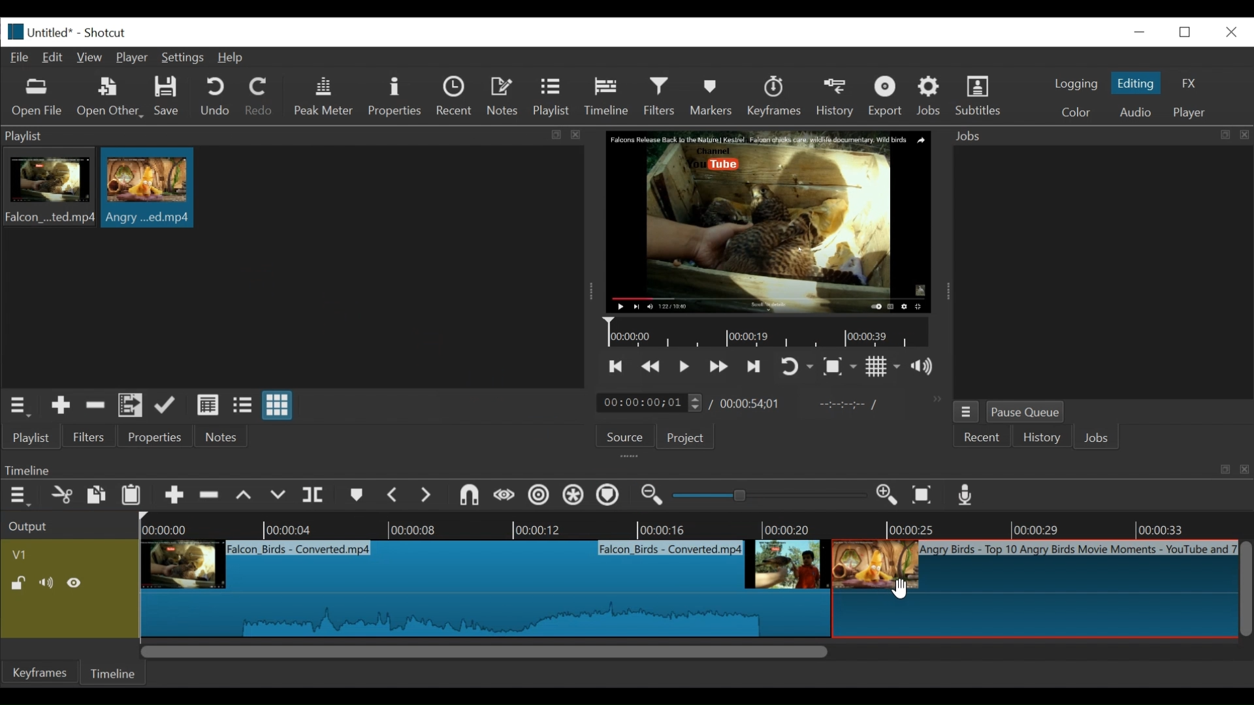  Describe the element at coordinates (287, 136) in the screenshot. I see `playlist panel` at that location.